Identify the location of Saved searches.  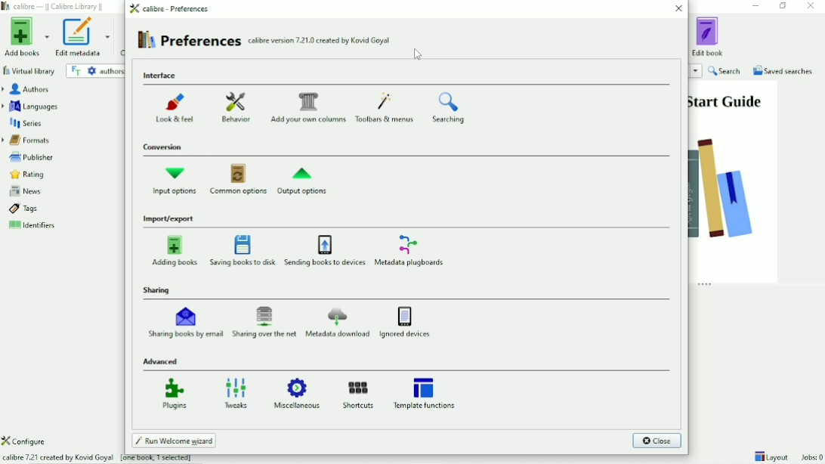
(783, 70).